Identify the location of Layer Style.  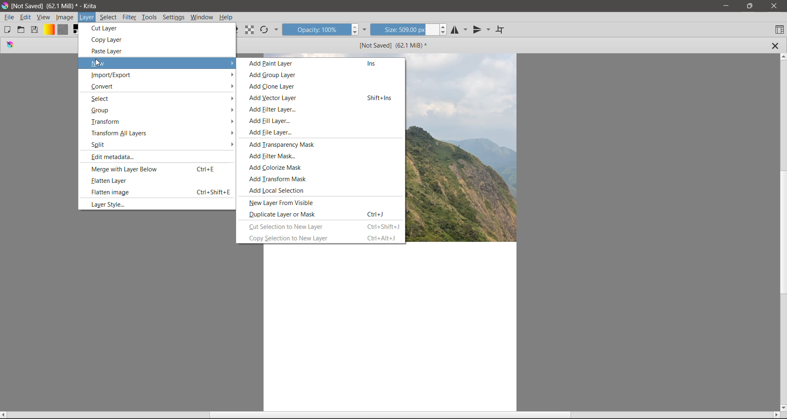
(107, 205).